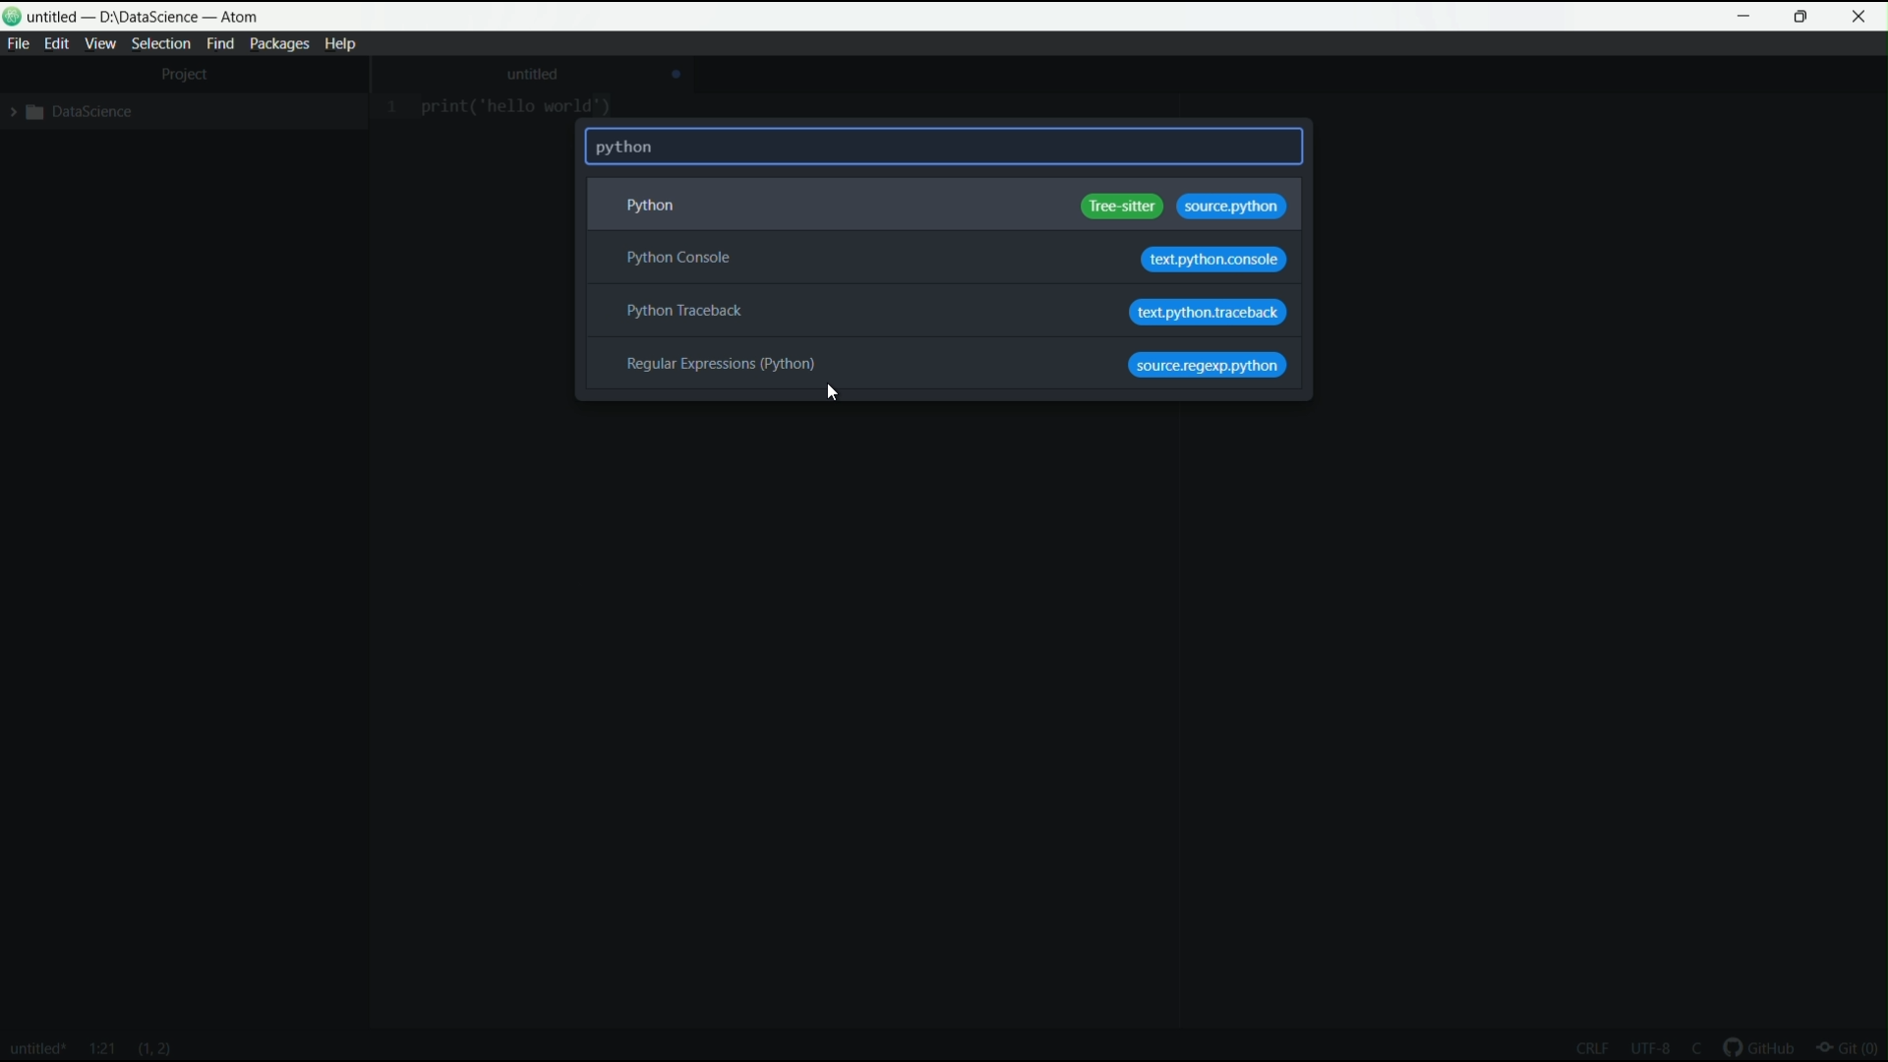 This screenshot has height=1062, width=1888. Describe the element at coordinates (1212, 262) in the screenshot. I see `text.python.console` at that location.